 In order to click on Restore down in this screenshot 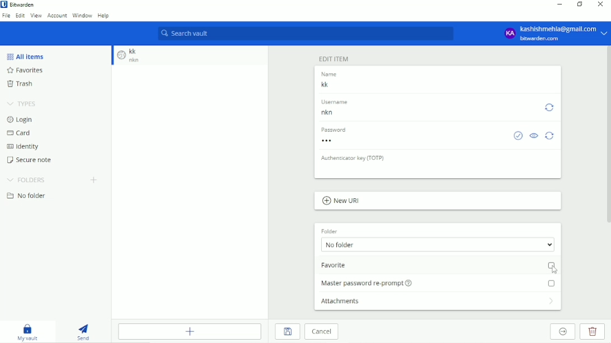, I will do `click(581, 4)`.